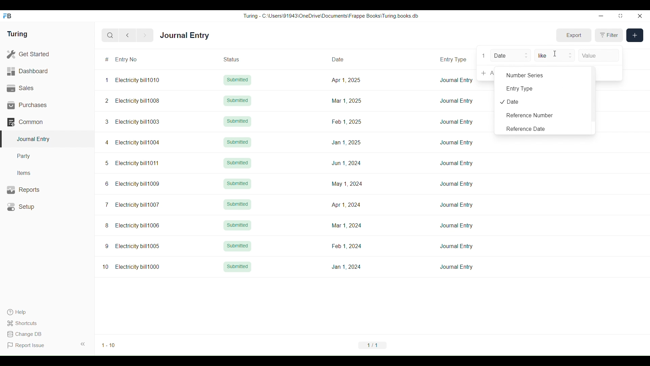 This screenshot has height=366, width=650. I want to click on like, so click(555, 55).